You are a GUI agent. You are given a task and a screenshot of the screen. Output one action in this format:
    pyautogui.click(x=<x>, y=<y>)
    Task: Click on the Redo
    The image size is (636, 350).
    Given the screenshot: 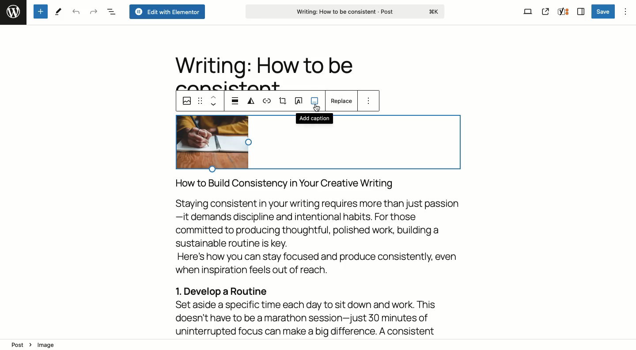 What is the action you would take?
    pyautogui.click(x=92, y=11)
    